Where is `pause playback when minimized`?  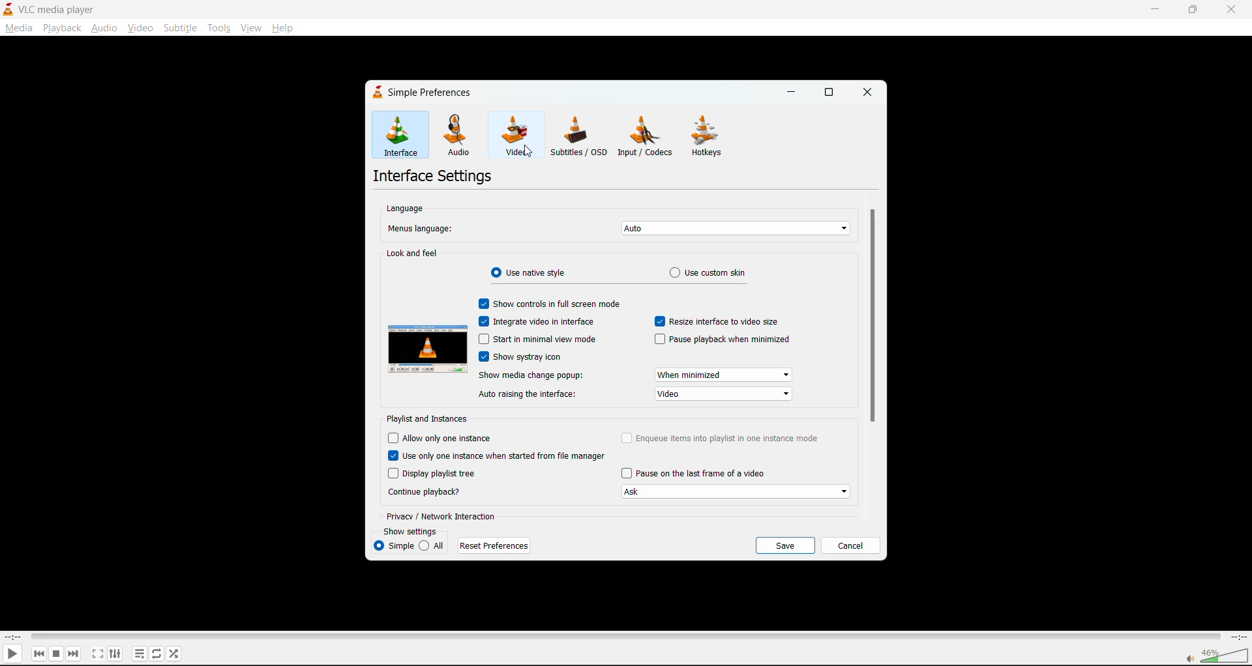 pause playback when minimized is located at coordinates (721, 340).